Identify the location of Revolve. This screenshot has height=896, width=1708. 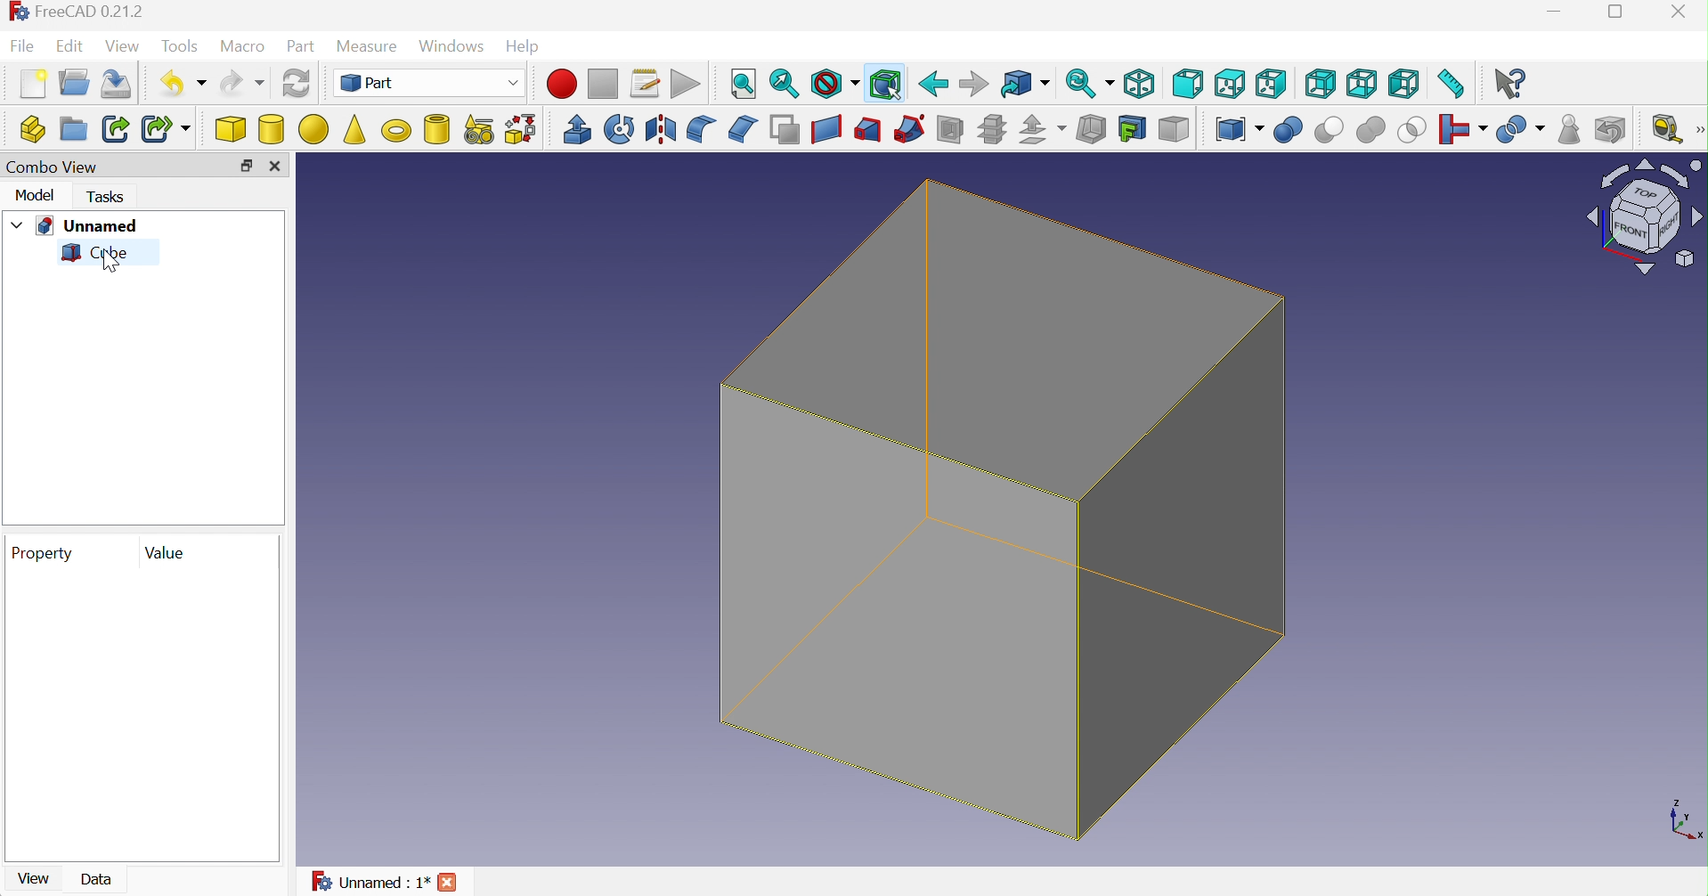
(620, 129).